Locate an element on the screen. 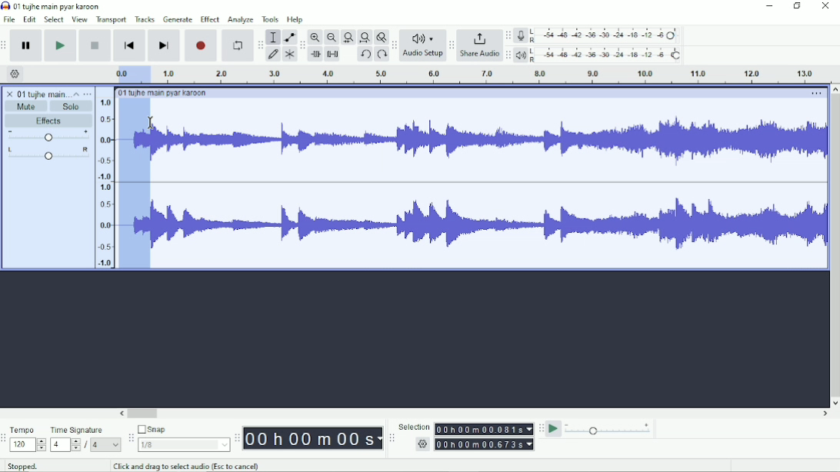  Stop is located at coordinates (96, 45).